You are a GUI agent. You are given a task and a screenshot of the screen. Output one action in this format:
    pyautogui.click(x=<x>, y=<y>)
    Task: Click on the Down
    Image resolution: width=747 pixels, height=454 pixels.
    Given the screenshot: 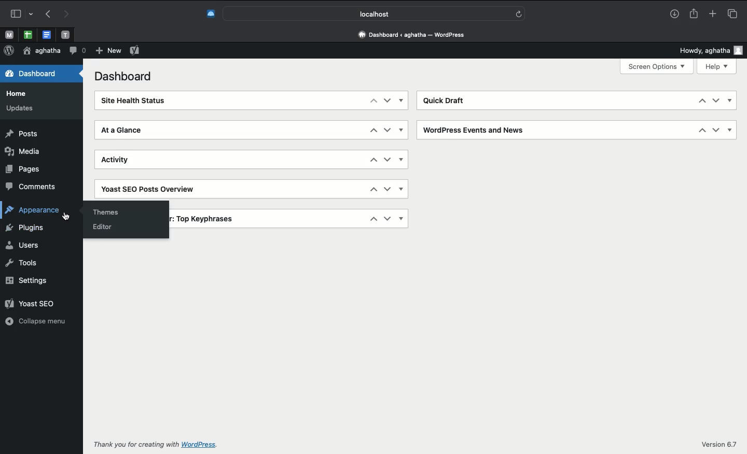 What is the action you would take?
    pyautogui.click(x=388, y=189)
    